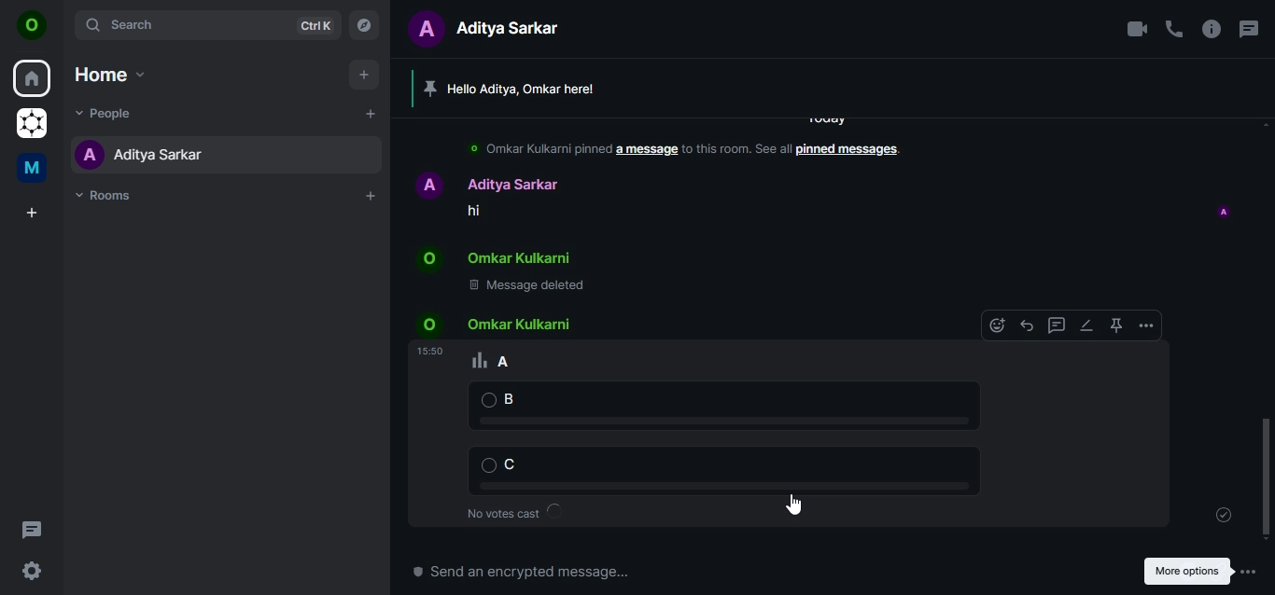 The width and height of the screenshot is (1275, 595). What do you see at coordinates (110, 112) in the screenshot?
I see `people` at bounding box center [110, 112].